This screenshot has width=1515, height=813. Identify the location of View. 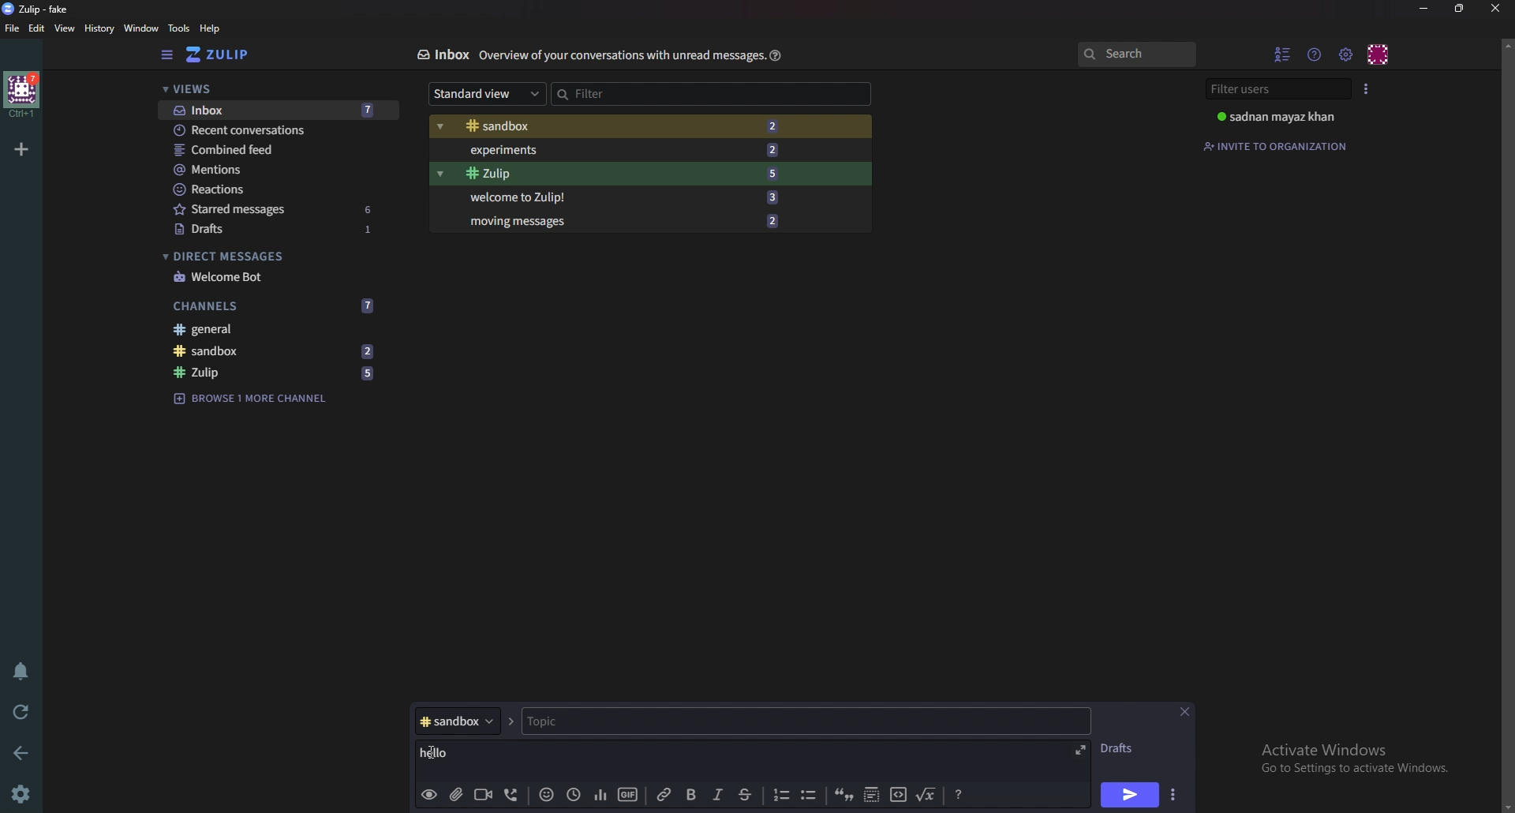
(65, 30).